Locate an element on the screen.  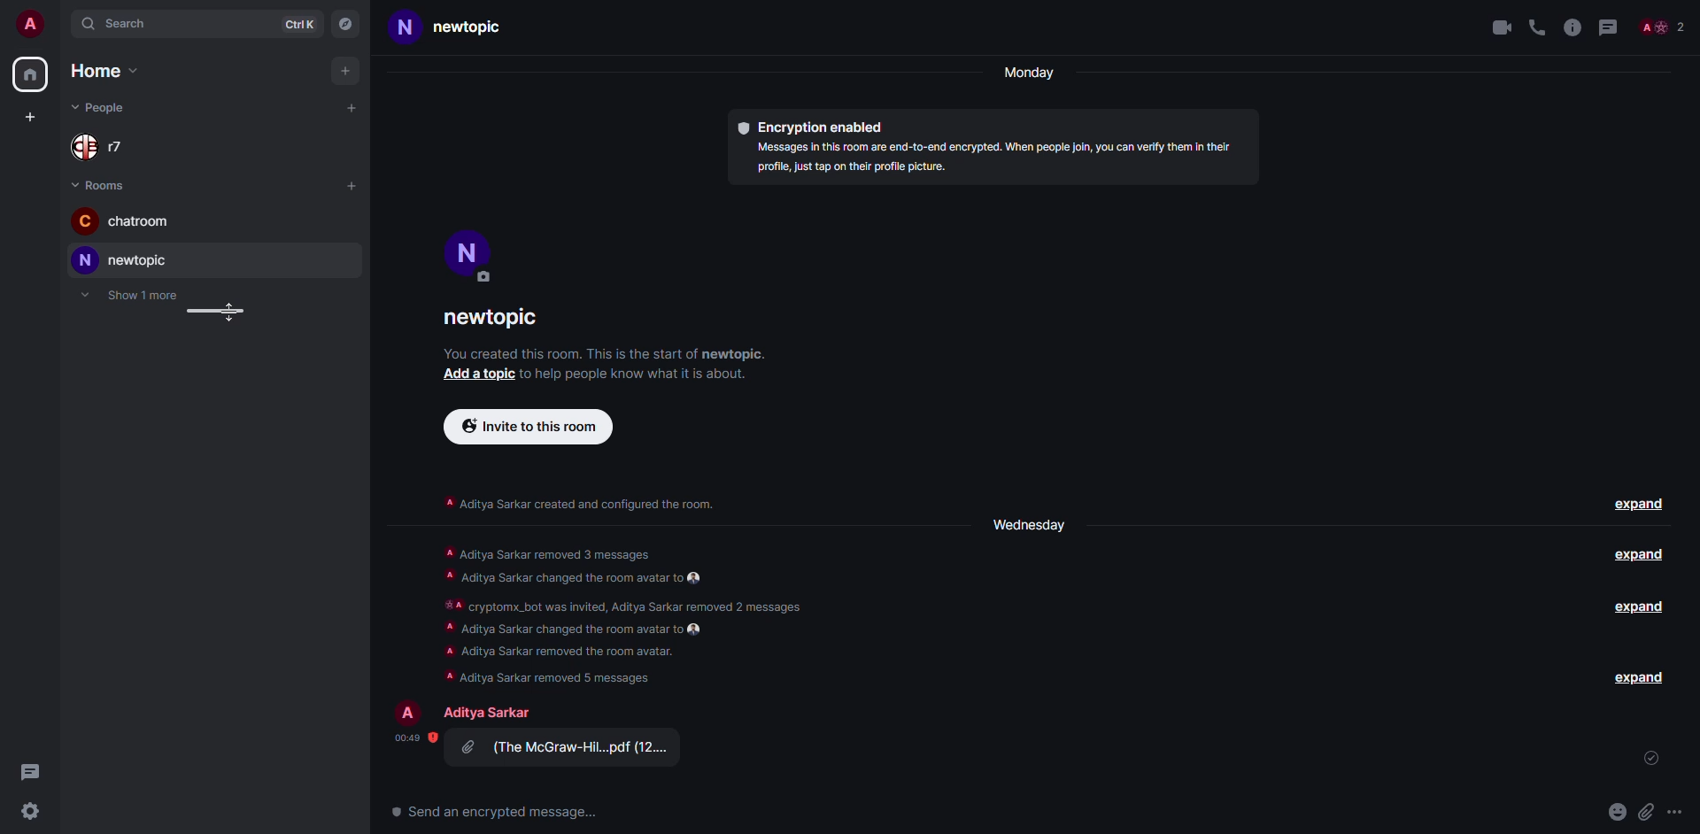
temporary is located at coordinates (130, 294).